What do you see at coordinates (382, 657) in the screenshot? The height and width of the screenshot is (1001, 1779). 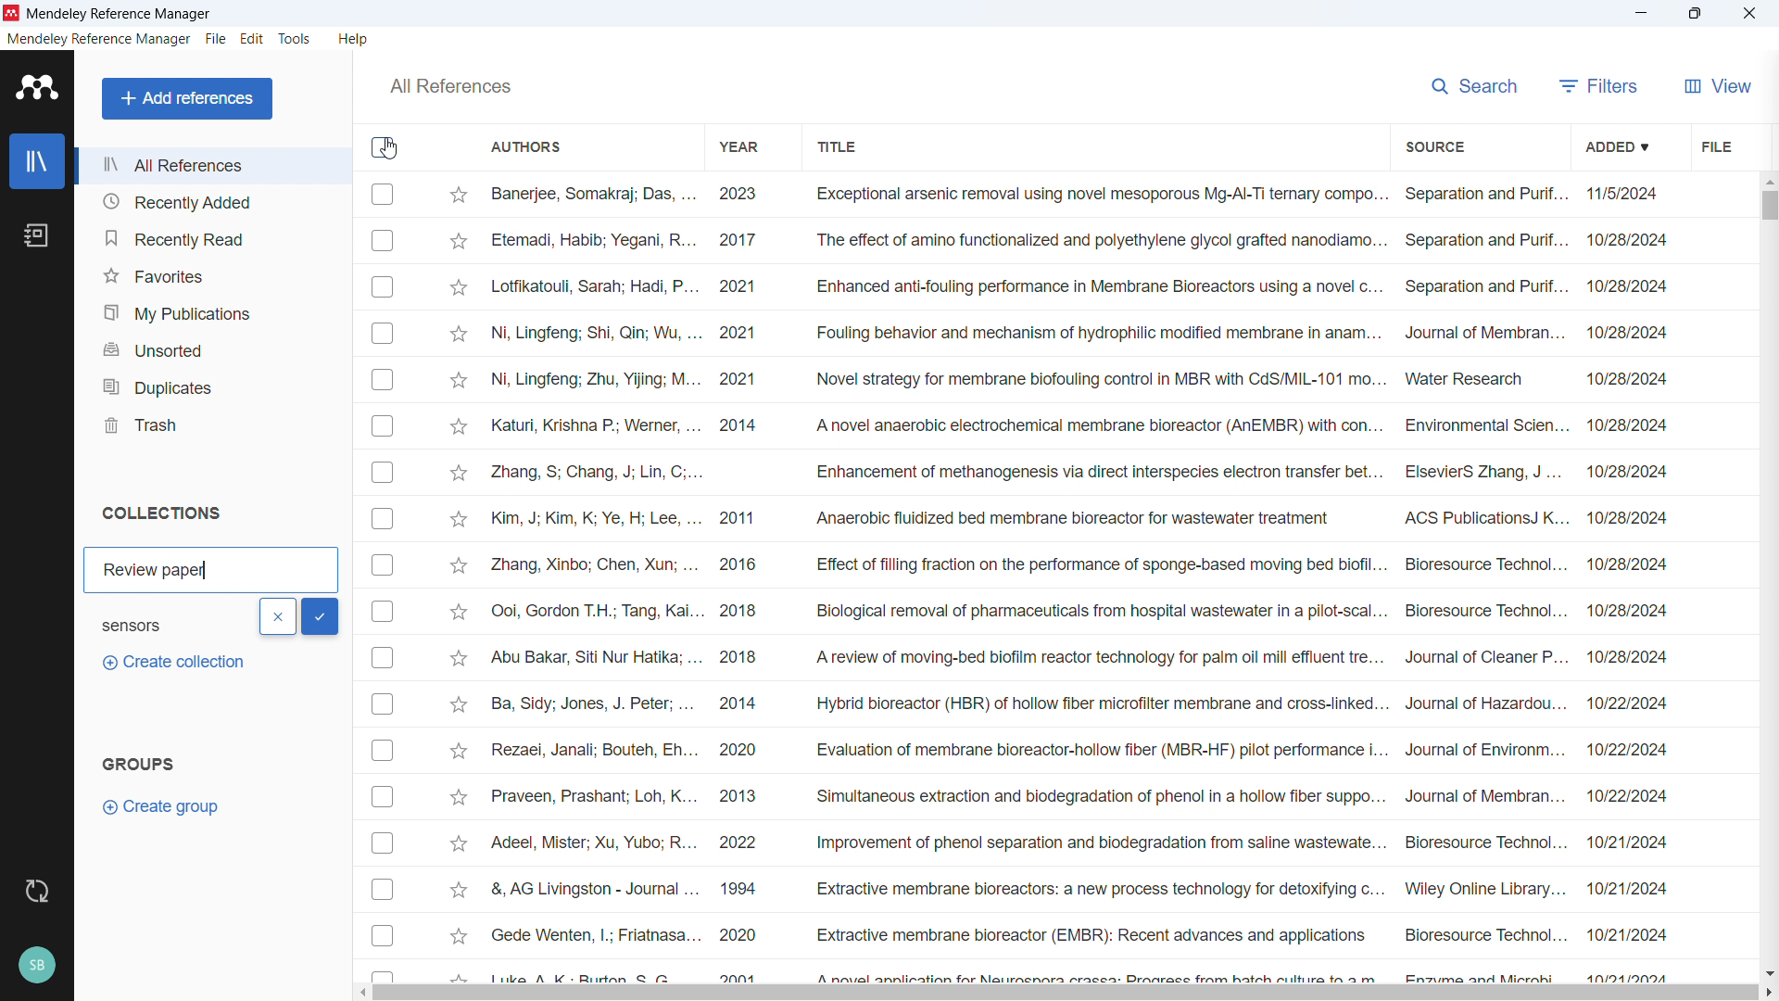 I see `Select respective publication` at bounding box center [382, 657].